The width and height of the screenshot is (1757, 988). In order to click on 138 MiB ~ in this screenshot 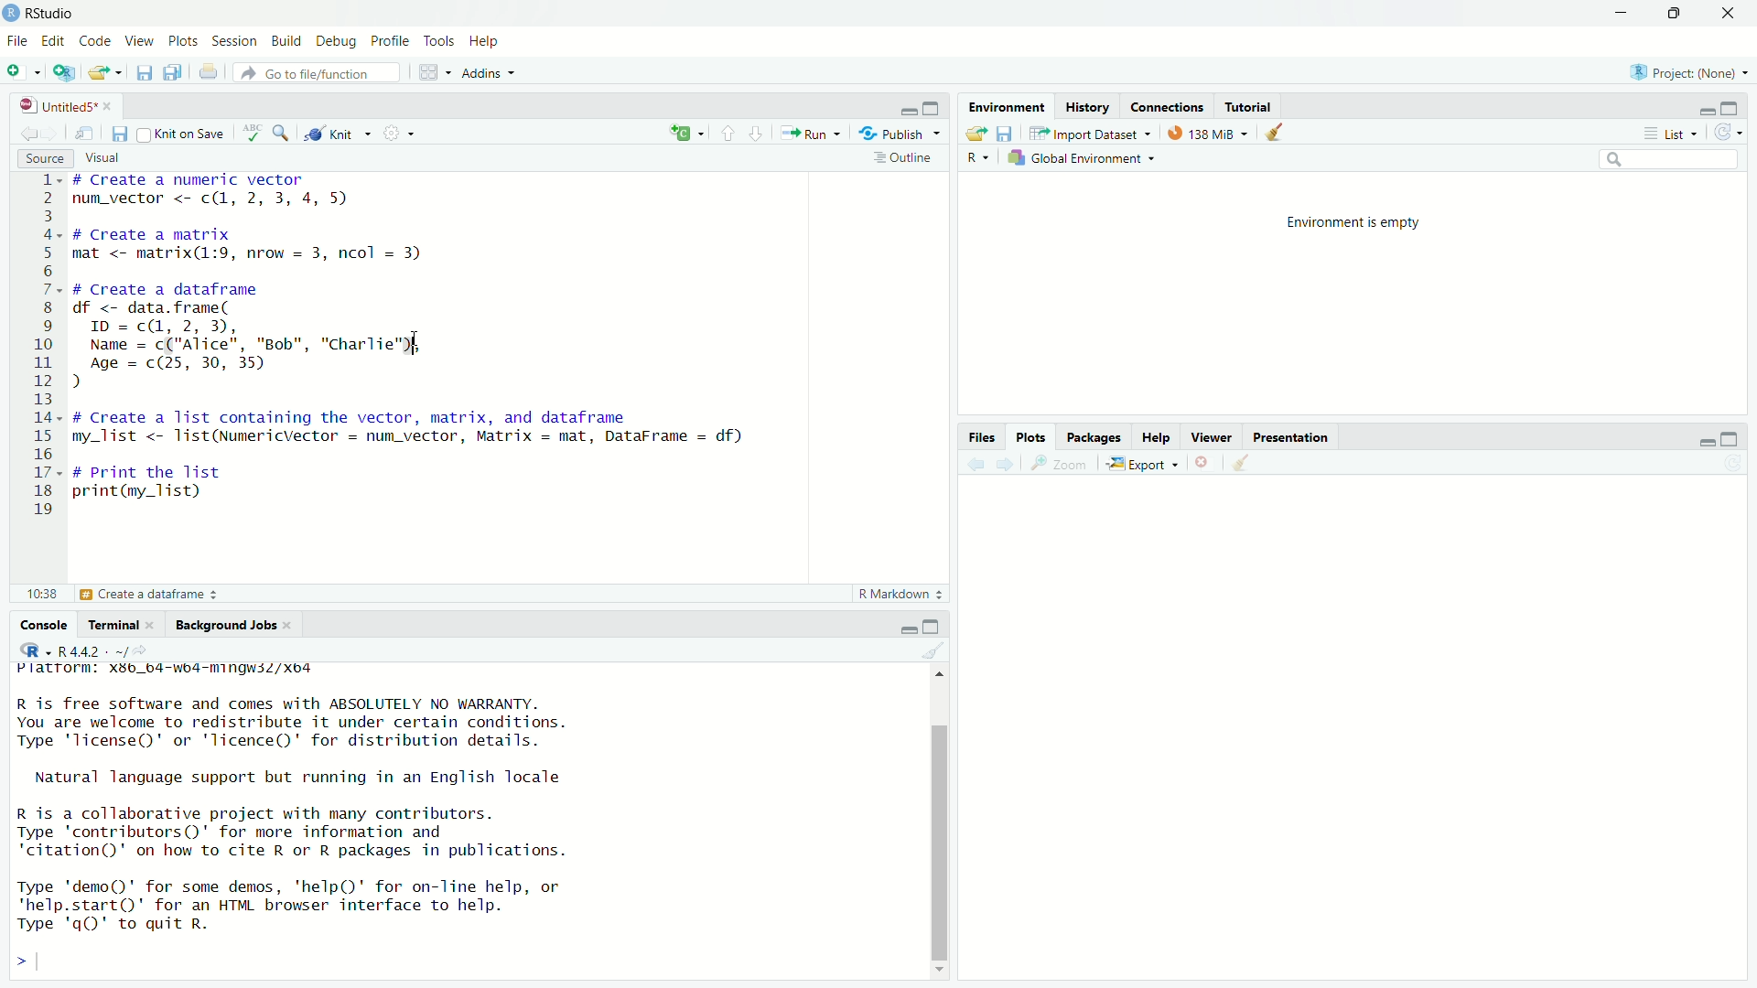, I will do `click(1210, 133)`.